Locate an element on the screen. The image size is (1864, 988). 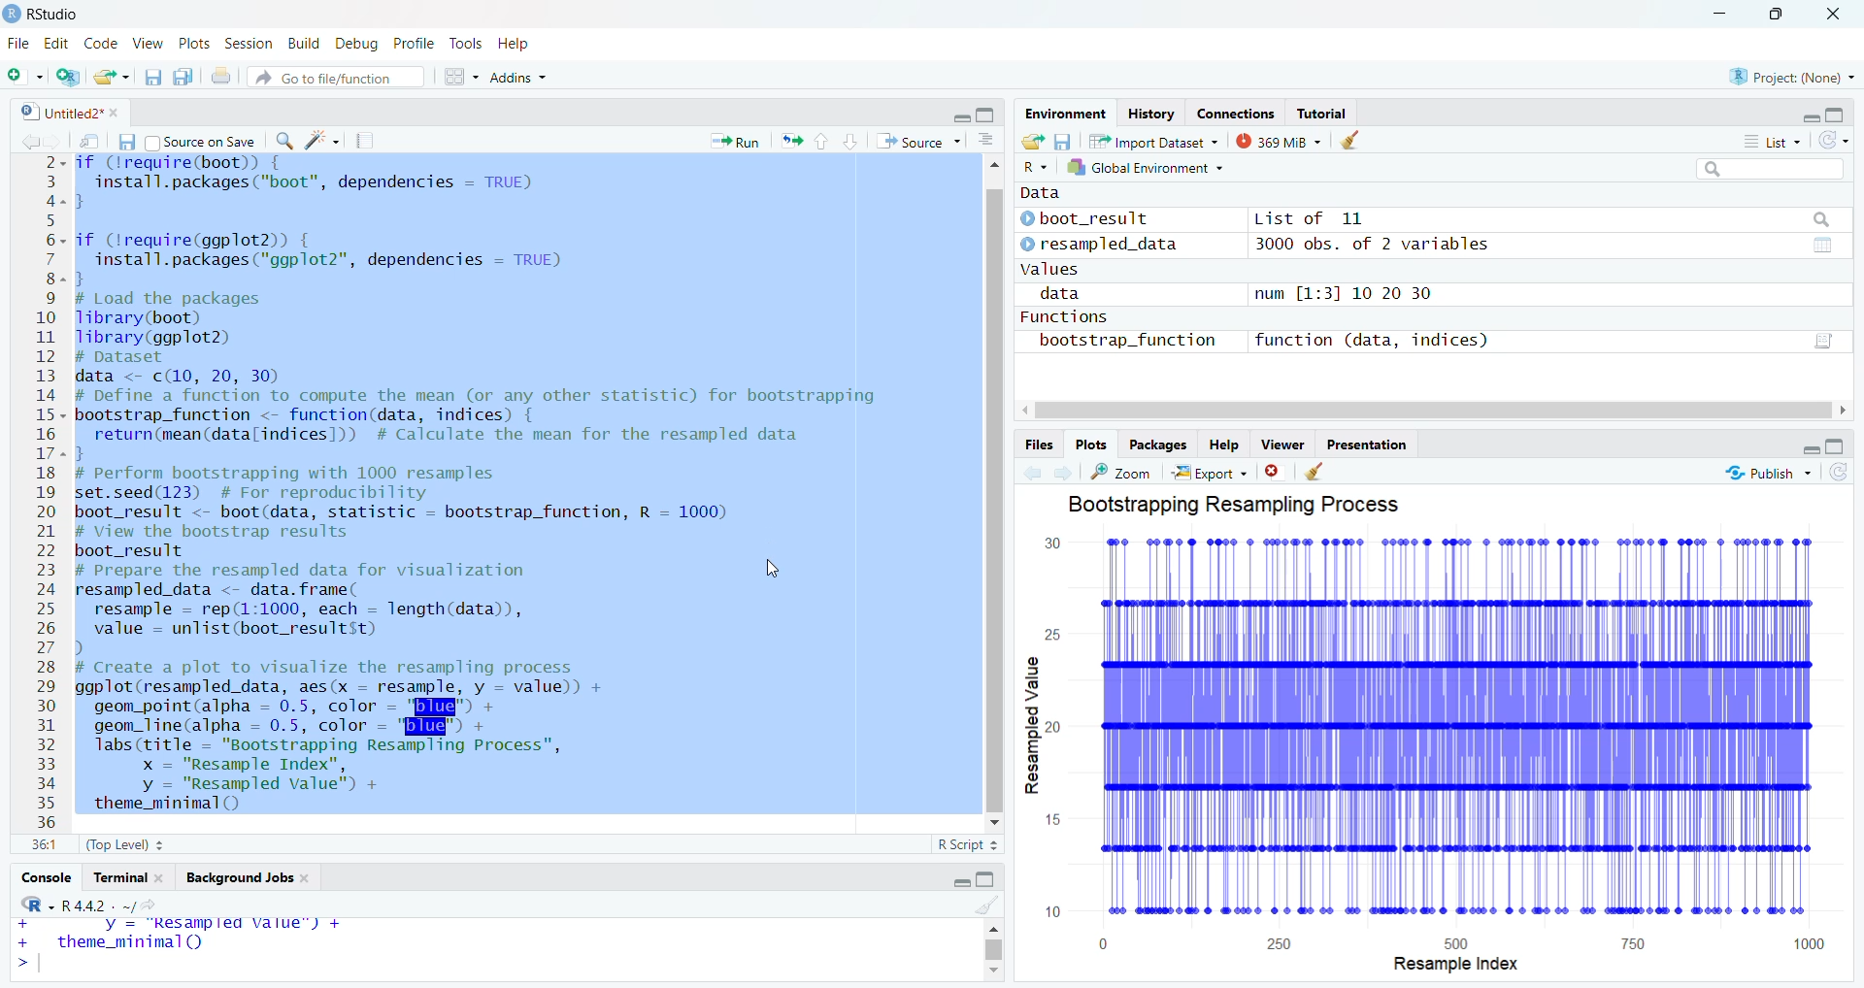
Plots is located at coordinates (1090, 443).